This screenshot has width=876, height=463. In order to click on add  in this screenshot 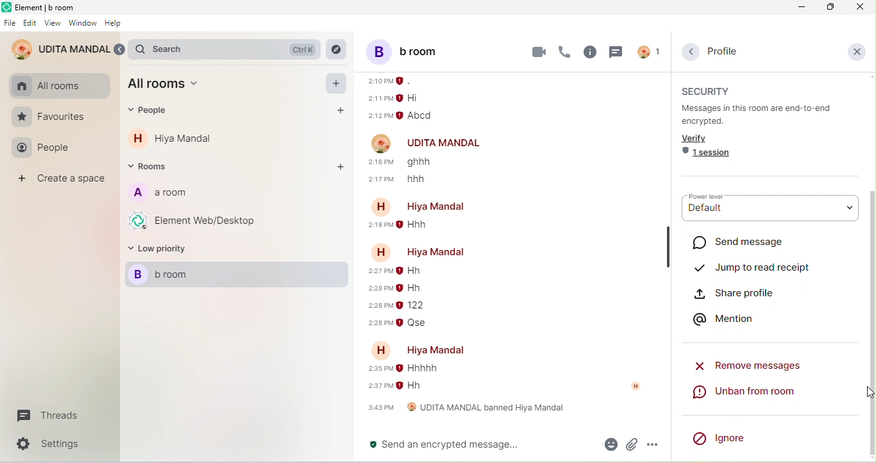, I will do `click(338, 83)`.